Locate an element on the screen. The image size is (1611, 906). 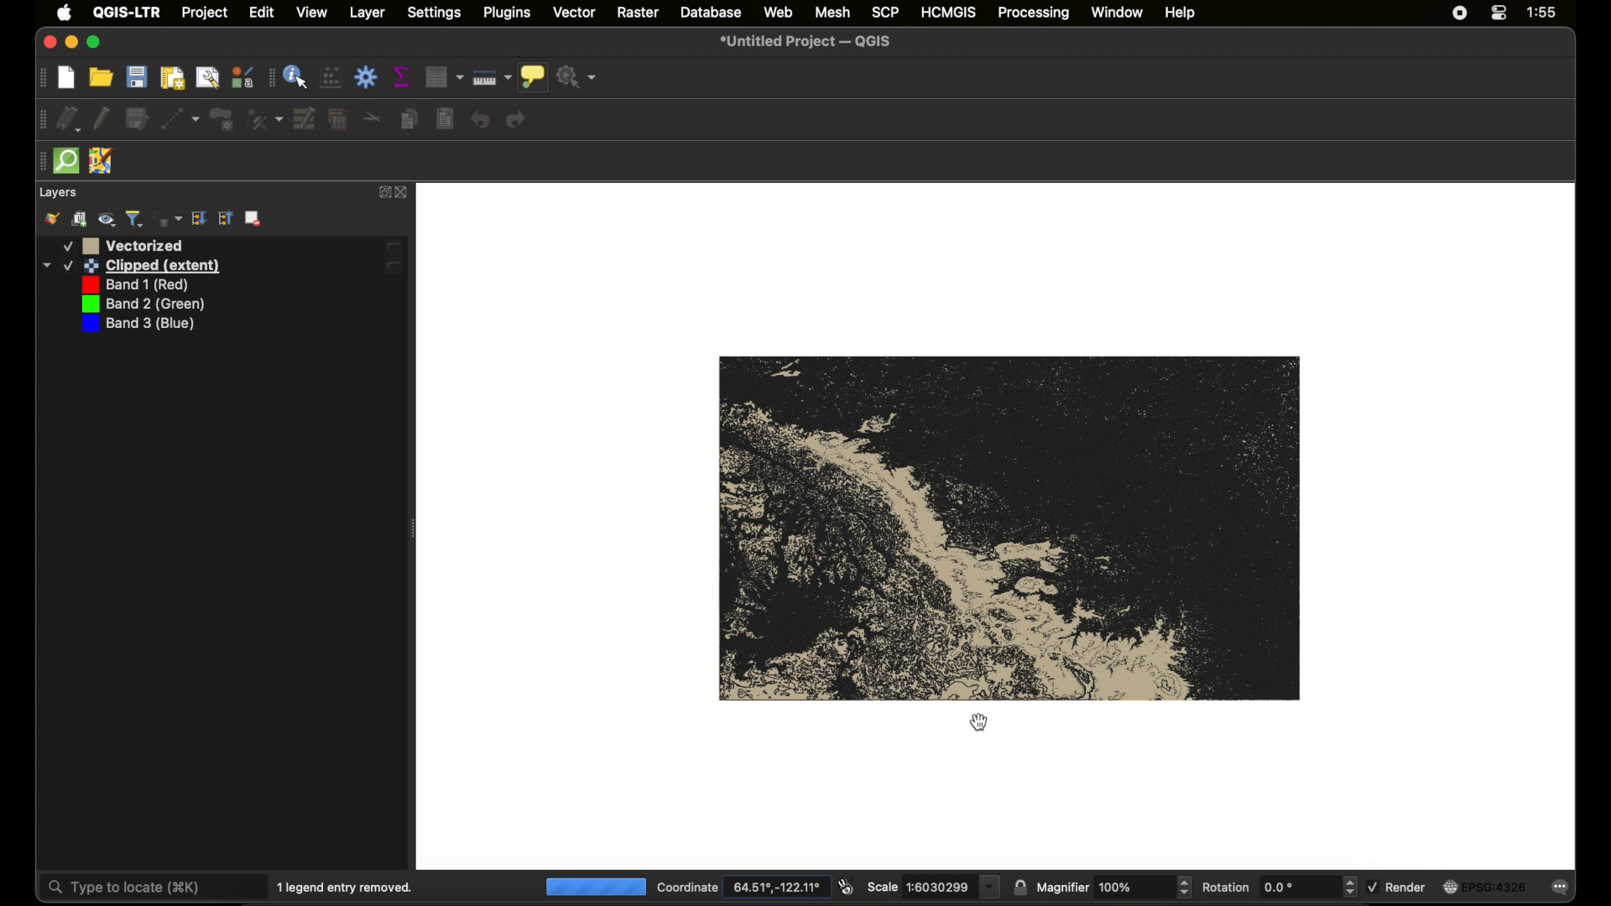
band 2 is located at coordinates (140, 285).